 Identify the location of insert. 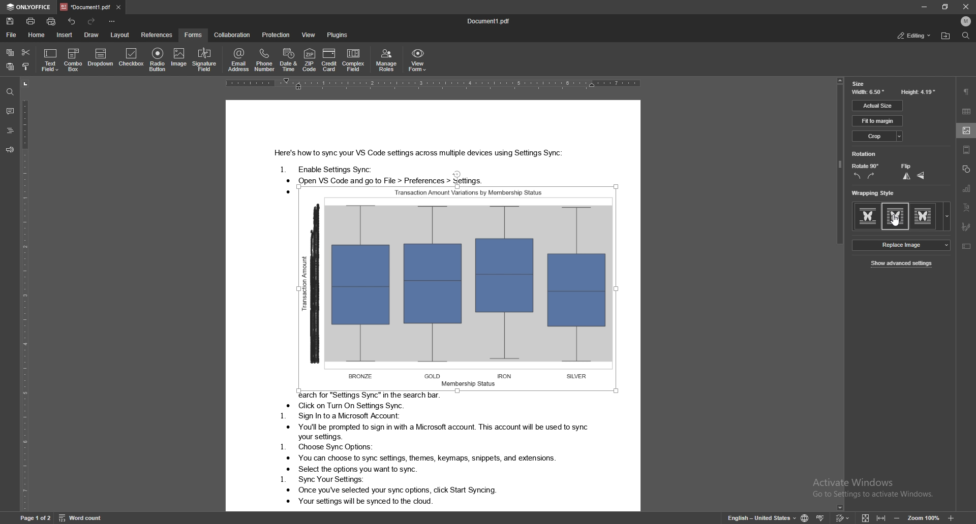
(65, 35).